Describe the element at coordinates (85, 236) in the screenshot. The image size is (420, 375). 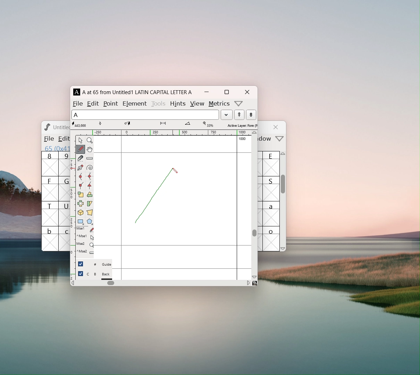
I see `^Mse2` at that location.